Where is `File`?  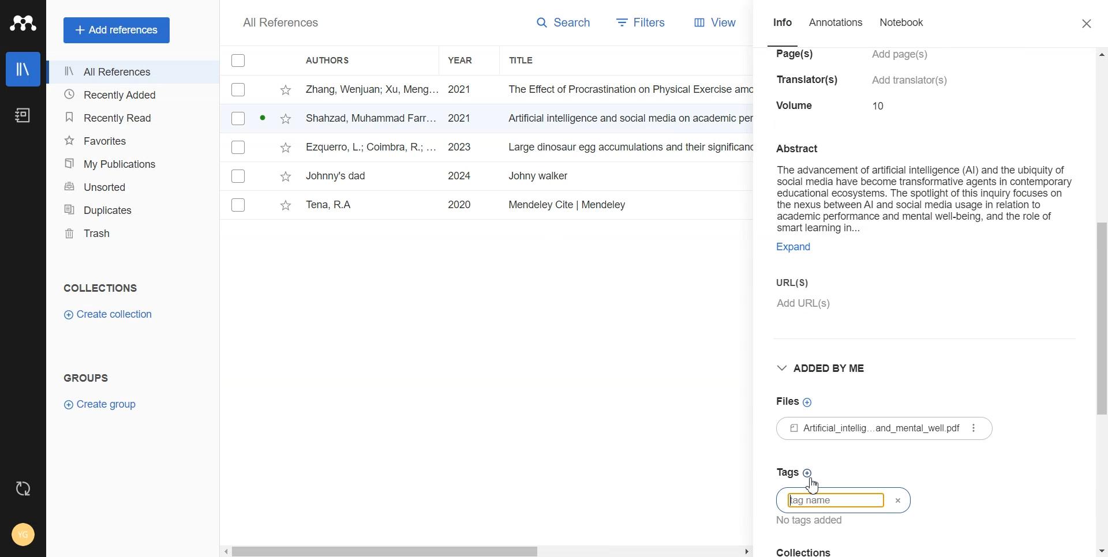
File is located at coordinates (488, 119).